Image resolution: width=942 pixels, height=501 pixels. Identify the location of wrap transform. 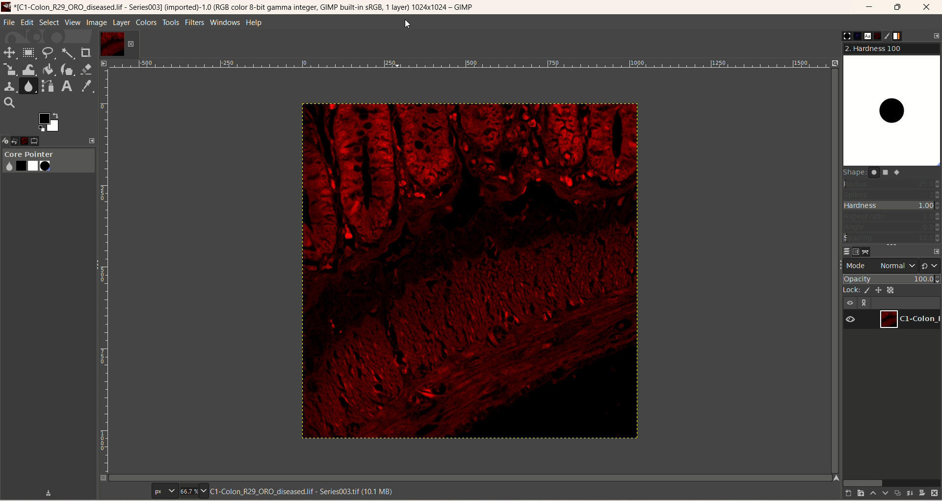
(28, 70).